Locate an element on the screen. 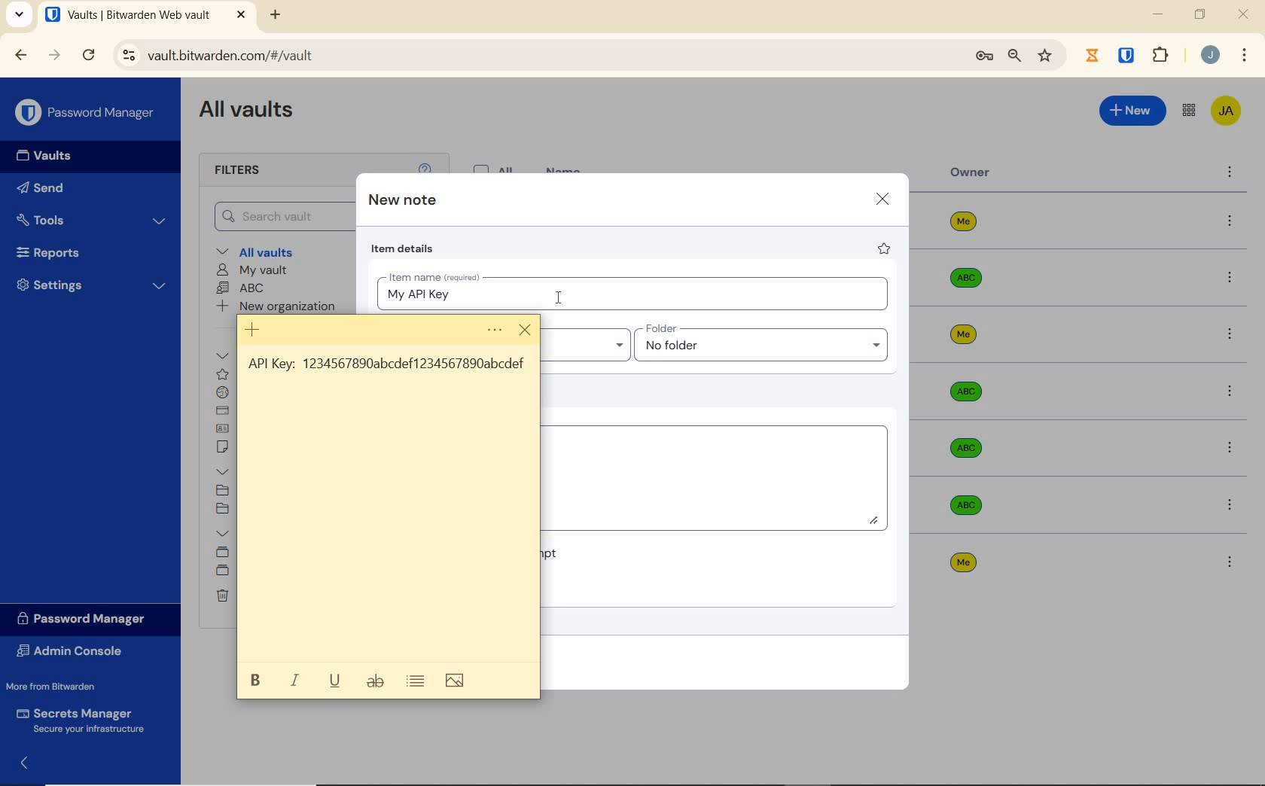 The width and height of the screenshot is (1265, 786). typed item name is located at coordinates (418, 295).